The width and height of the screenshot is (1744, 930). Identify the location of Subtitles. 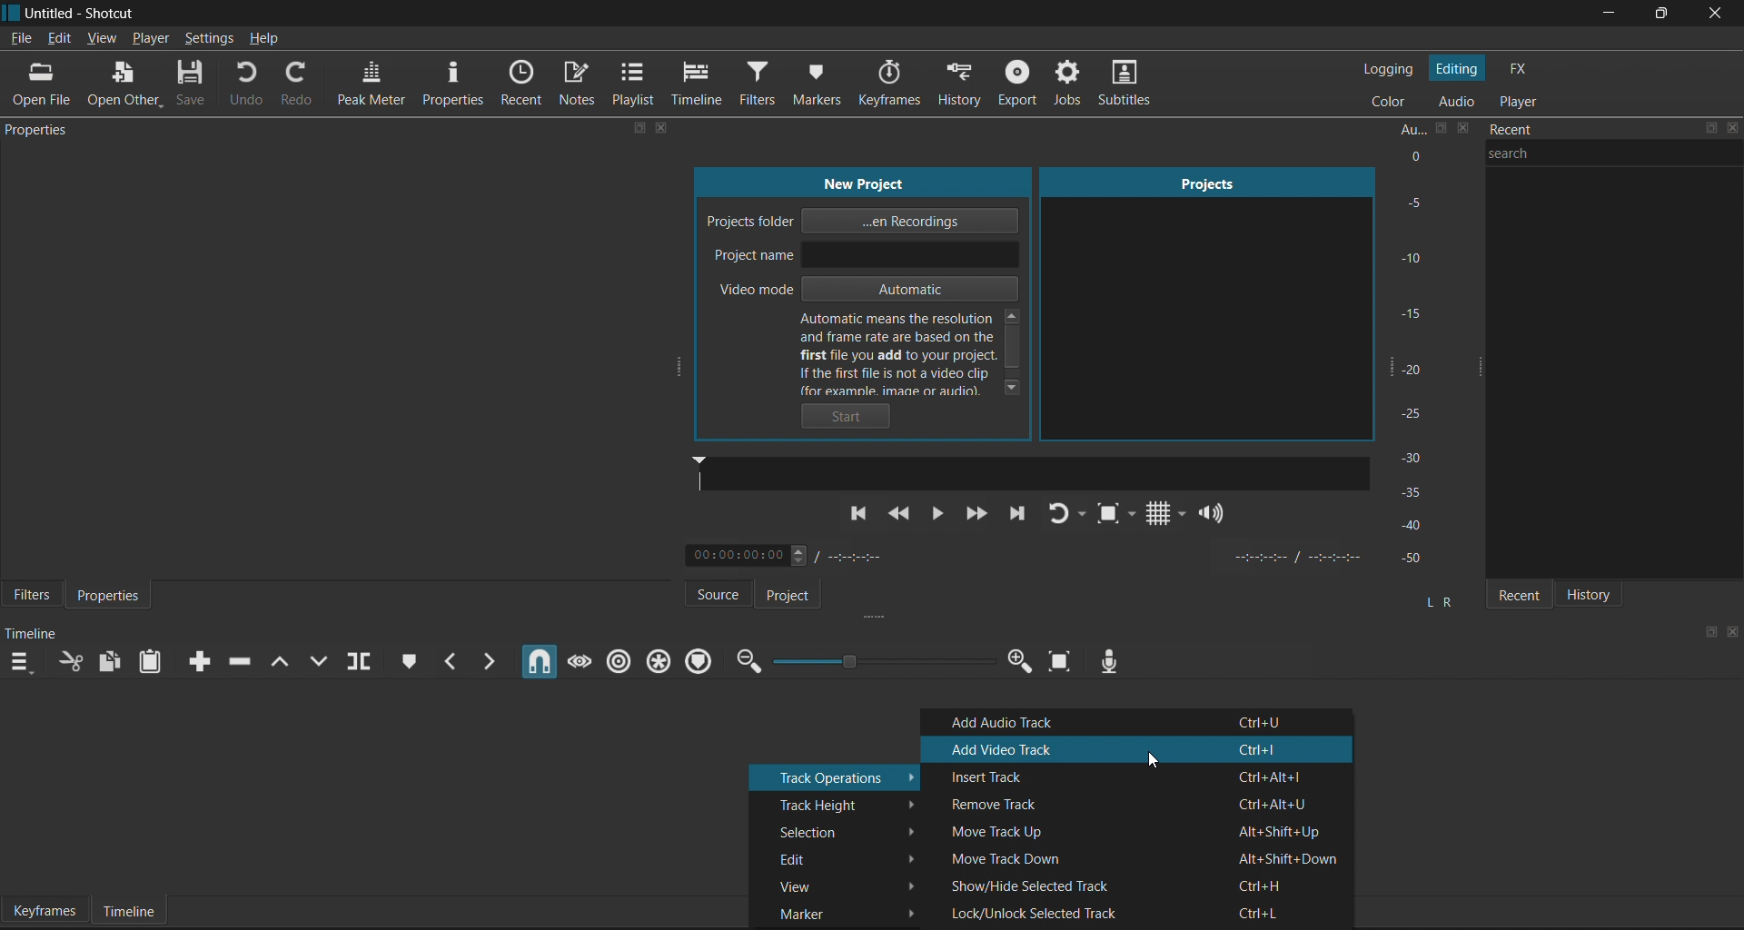
(1133, 87).